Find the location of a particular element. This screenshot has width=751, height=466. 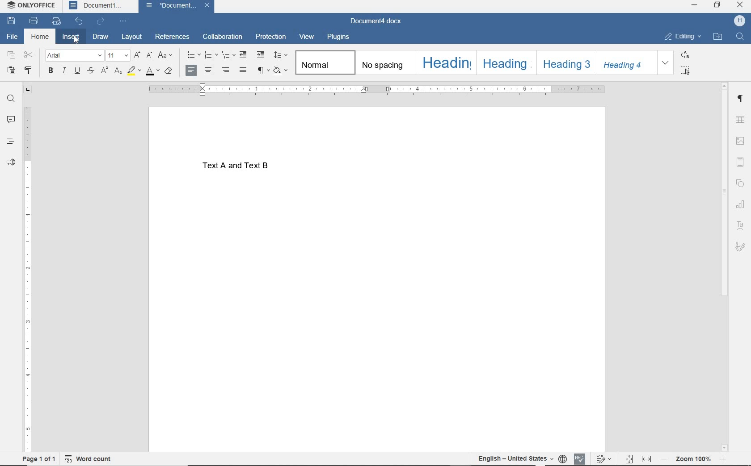

FIT TO WIDTH is located at coordinates (647, 458).